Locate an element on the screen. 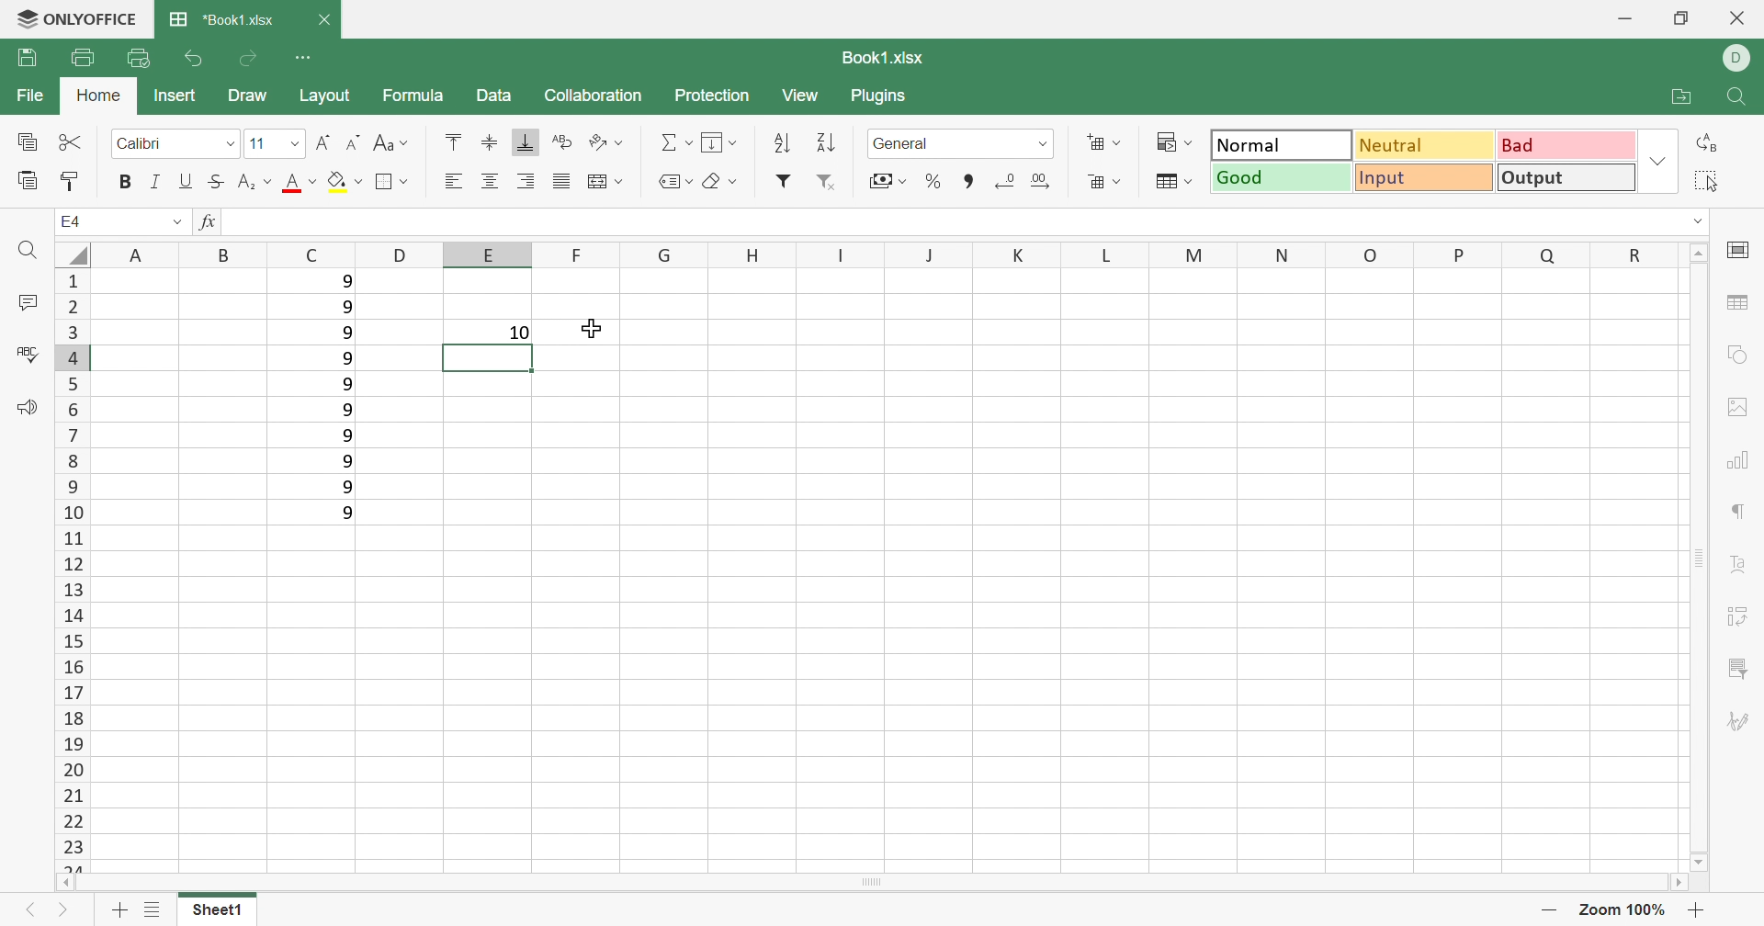 This screenshot has width=1764, height=926. Minimize is located at coordinates (1618, 16).